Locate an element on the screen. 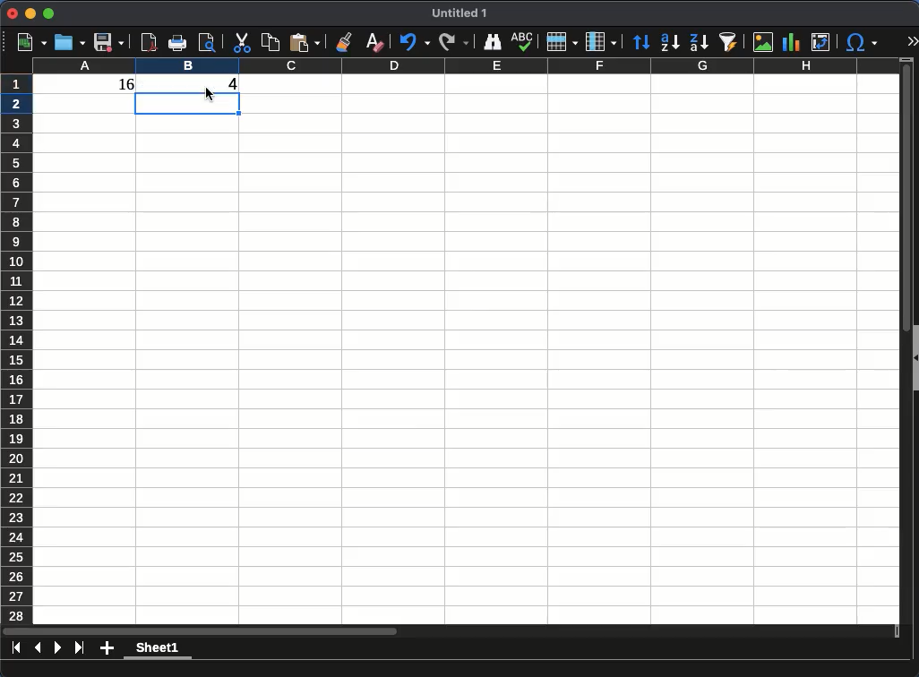  print is located at coordinates (177, 44).